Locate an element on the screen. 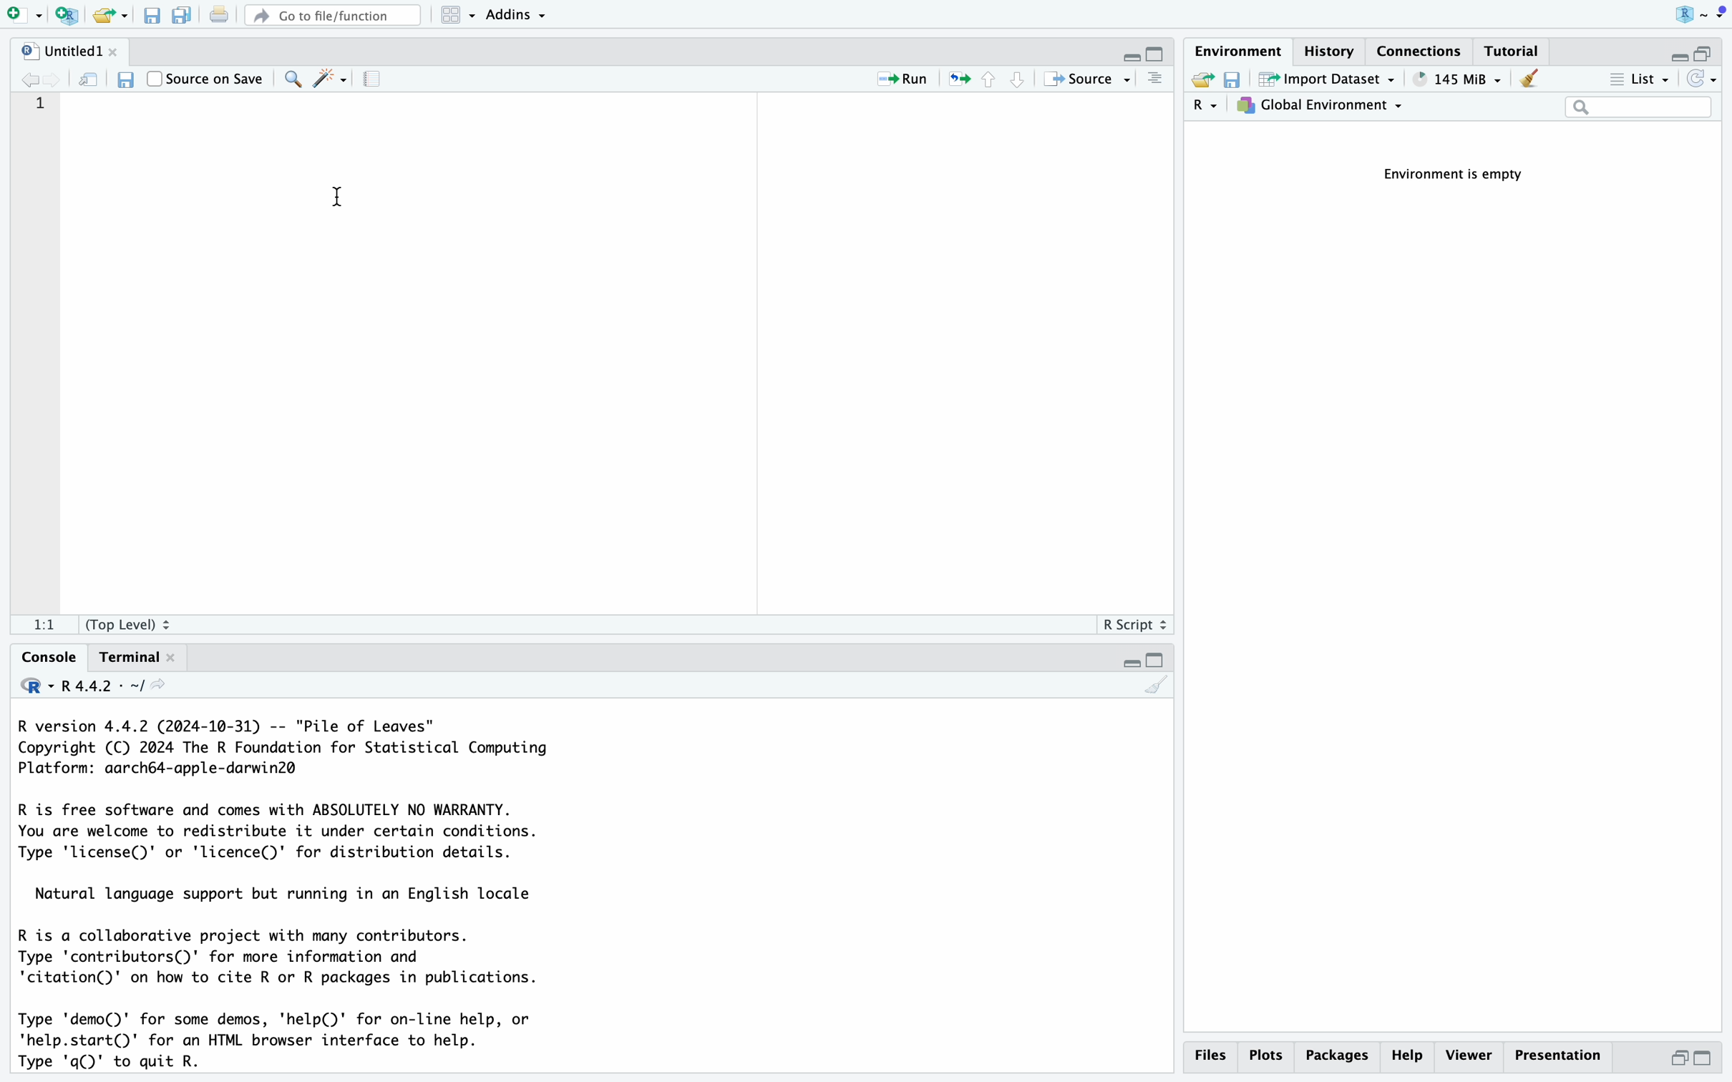  save all open documents is located at coordinates (180, 15).